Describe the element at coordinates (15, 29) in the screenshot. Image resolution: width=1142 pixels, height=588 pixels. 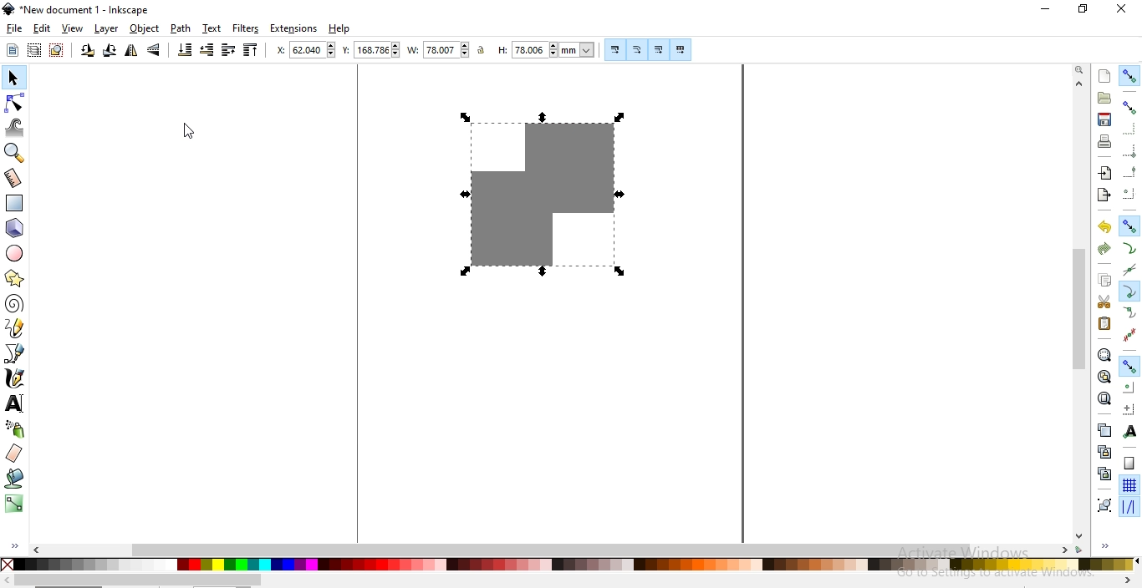
I see `file` at that location.